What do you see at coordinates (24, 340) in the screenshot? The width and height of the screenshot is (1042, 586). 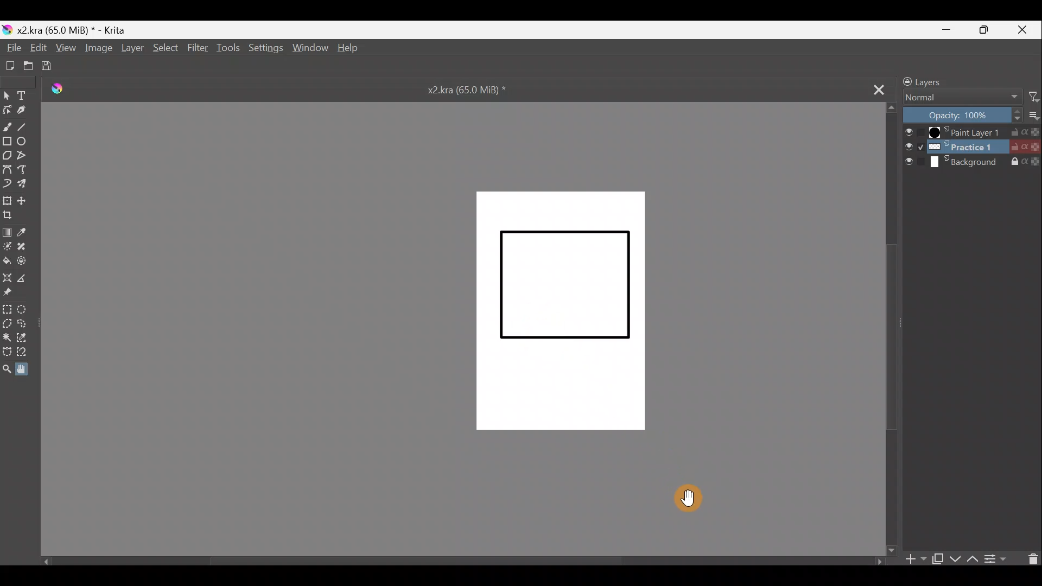 I see `Similar colour selection tool` at bounding box center [24, 340].